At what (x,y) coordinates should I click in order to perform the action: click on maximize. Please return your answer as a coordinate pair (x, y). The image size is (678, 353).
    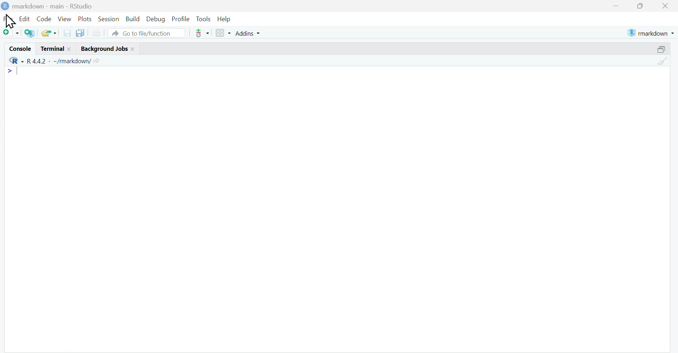
    Looking at the image, I should click on (662, 49).